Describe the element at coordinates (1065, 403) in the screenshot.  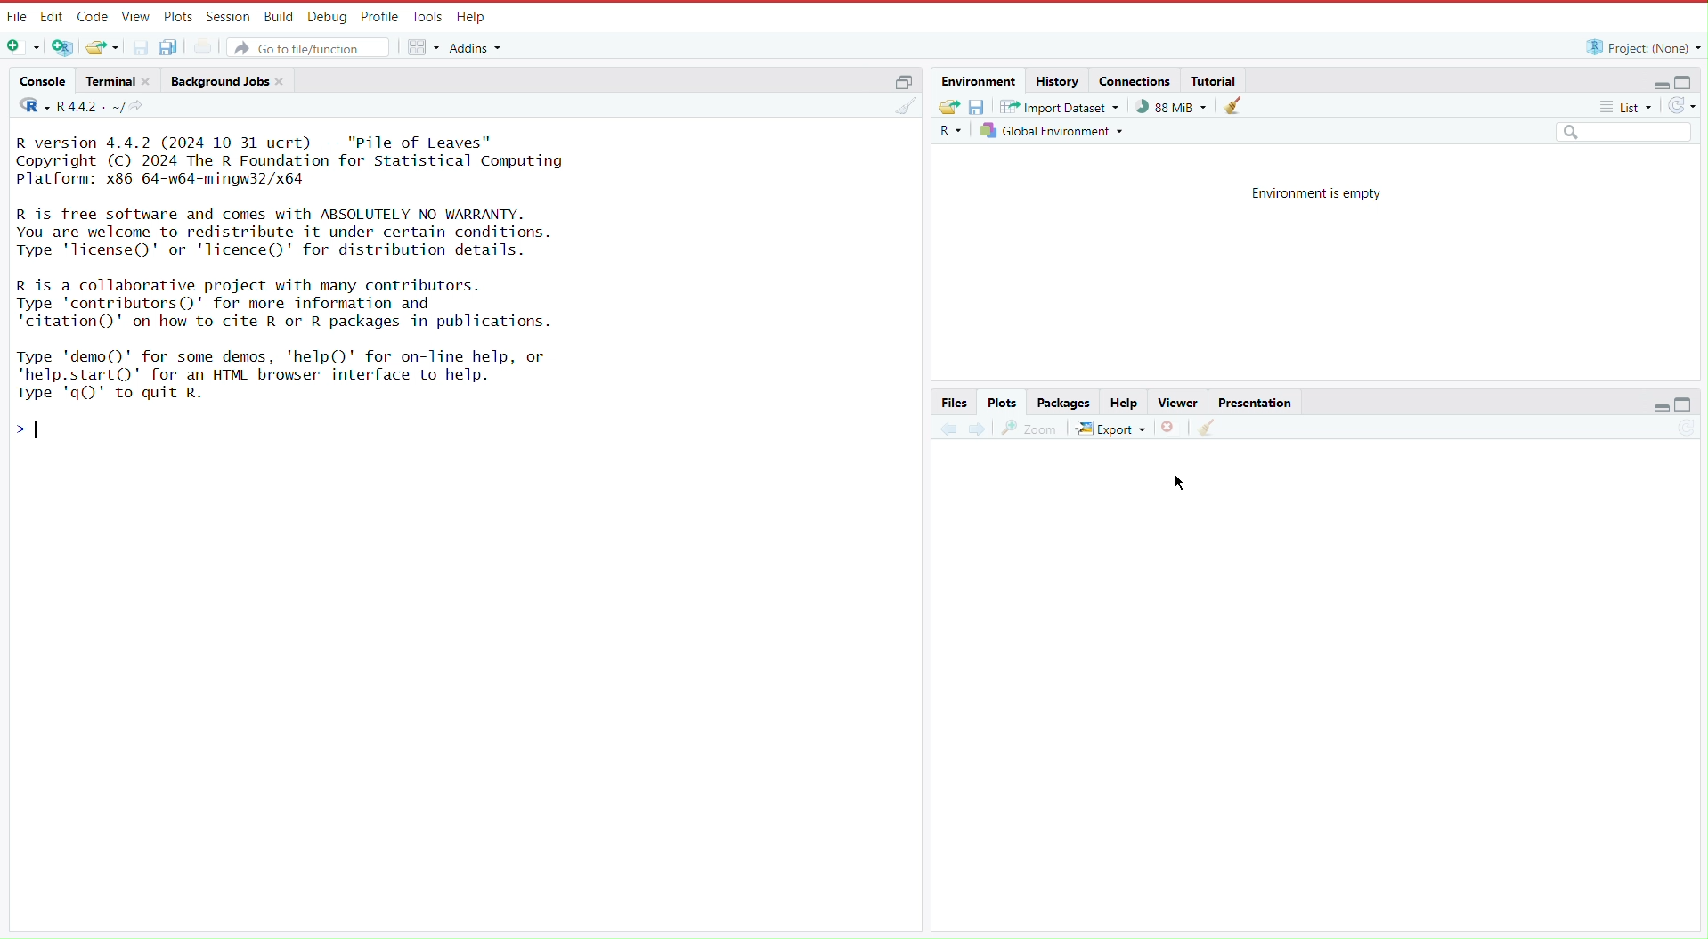
I see `Packages` at that location.